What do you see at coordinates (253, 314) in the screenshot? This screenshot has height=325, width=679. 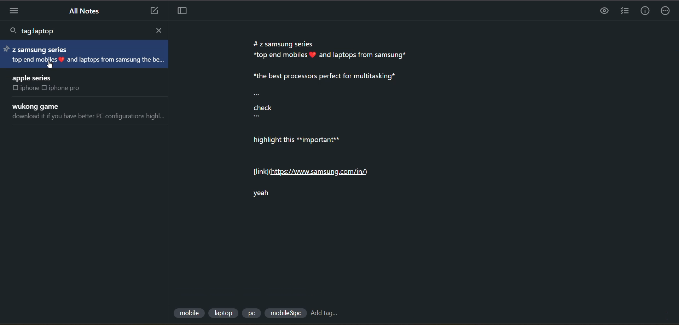 I see `pc` at bounding box center [253, 314].